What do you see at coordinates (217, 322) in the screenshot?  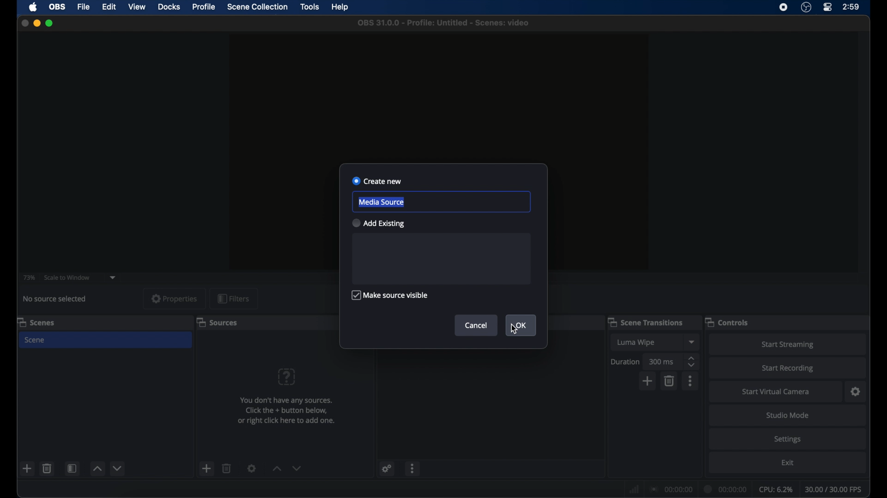 I see `sources` at bounding box center [217, 322].